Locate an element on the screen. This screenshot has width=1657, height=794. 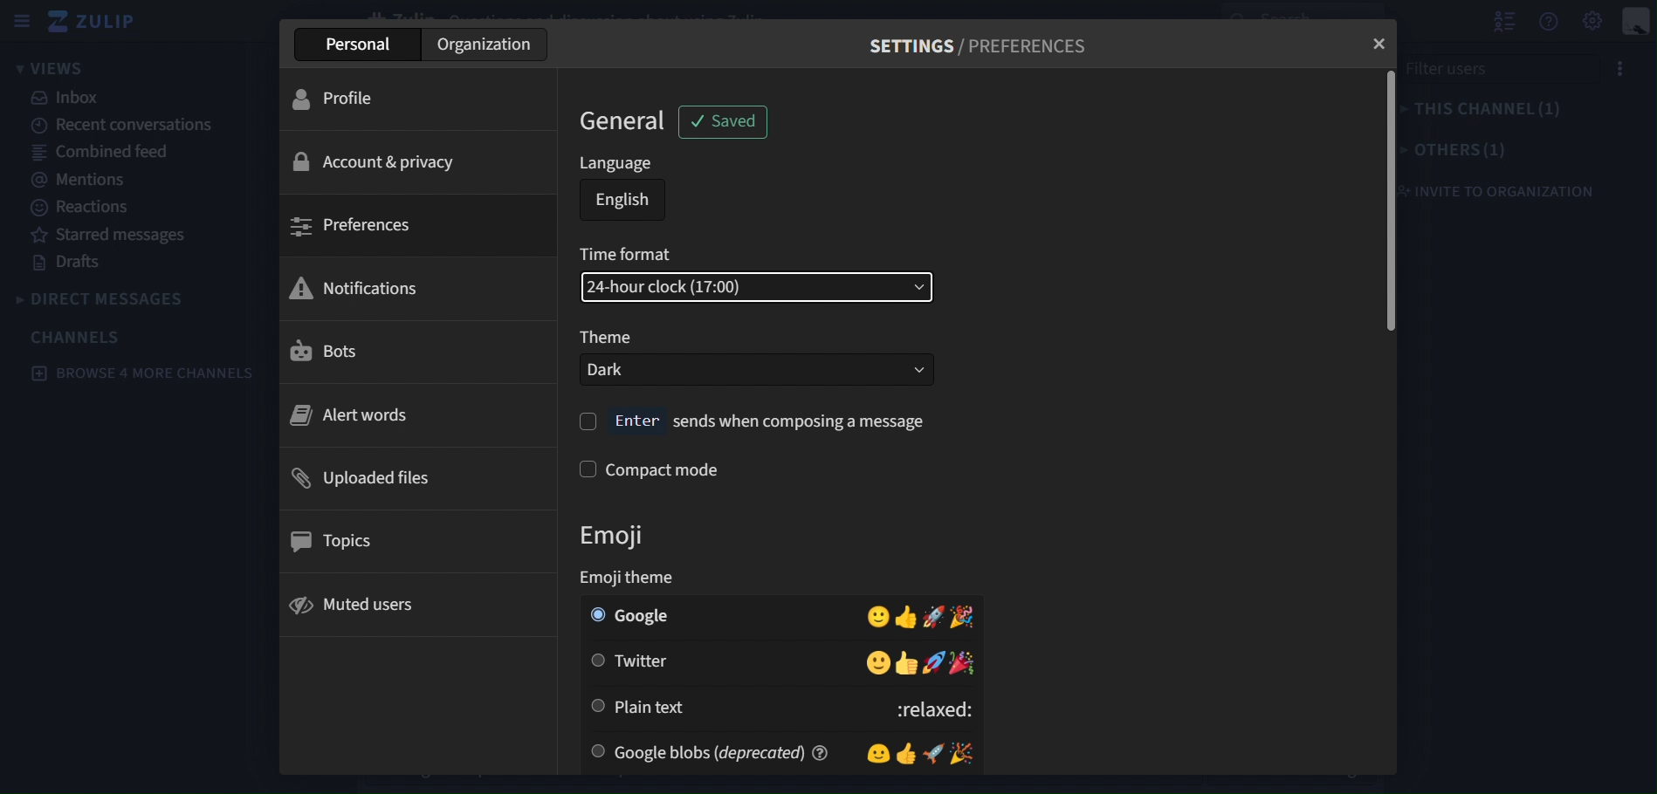
this channel(1) is located at coordinates (1487, 109).